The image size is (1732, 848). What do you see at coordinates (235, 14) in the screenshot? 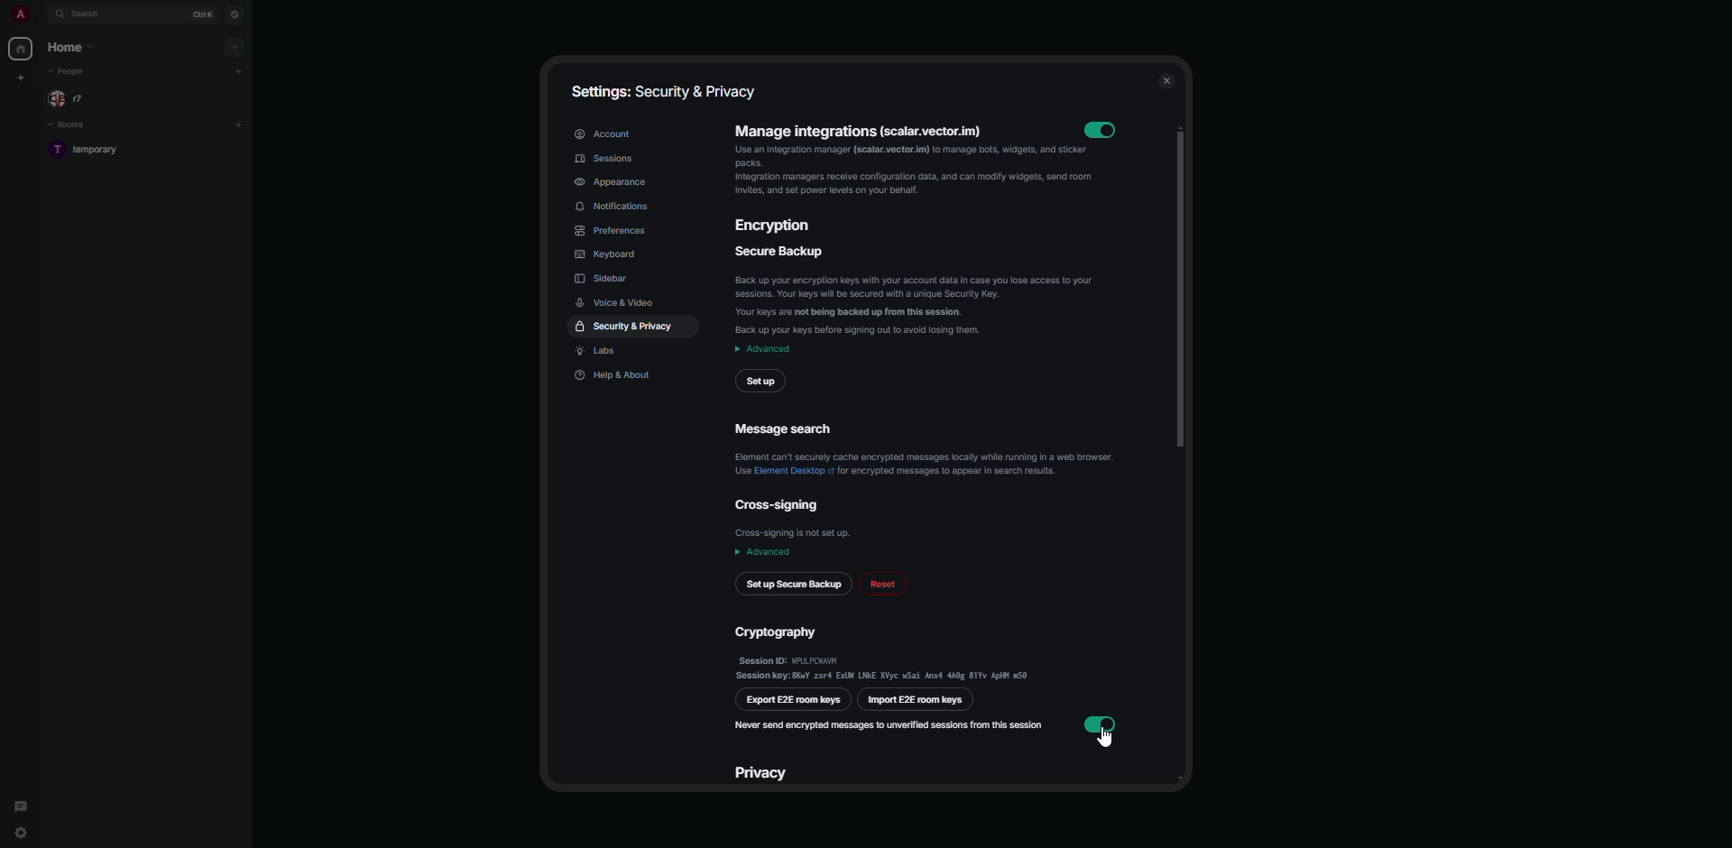
I see `navigator` at bounding box center [235, 14].